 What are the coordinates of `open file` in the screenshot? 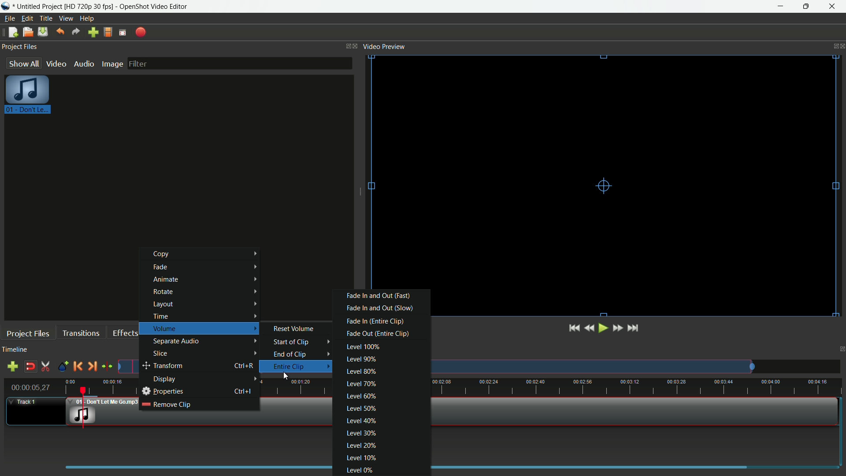 It's located at (28, 32).